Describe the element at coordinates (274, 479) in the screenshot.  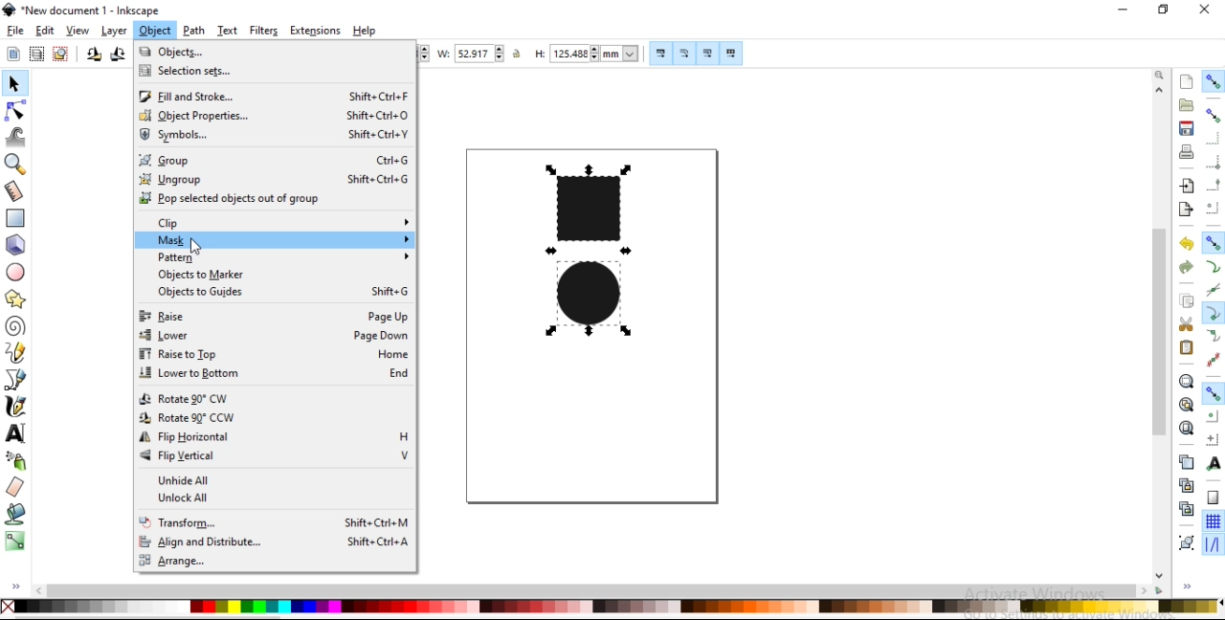
I see `unhide all` at that location.